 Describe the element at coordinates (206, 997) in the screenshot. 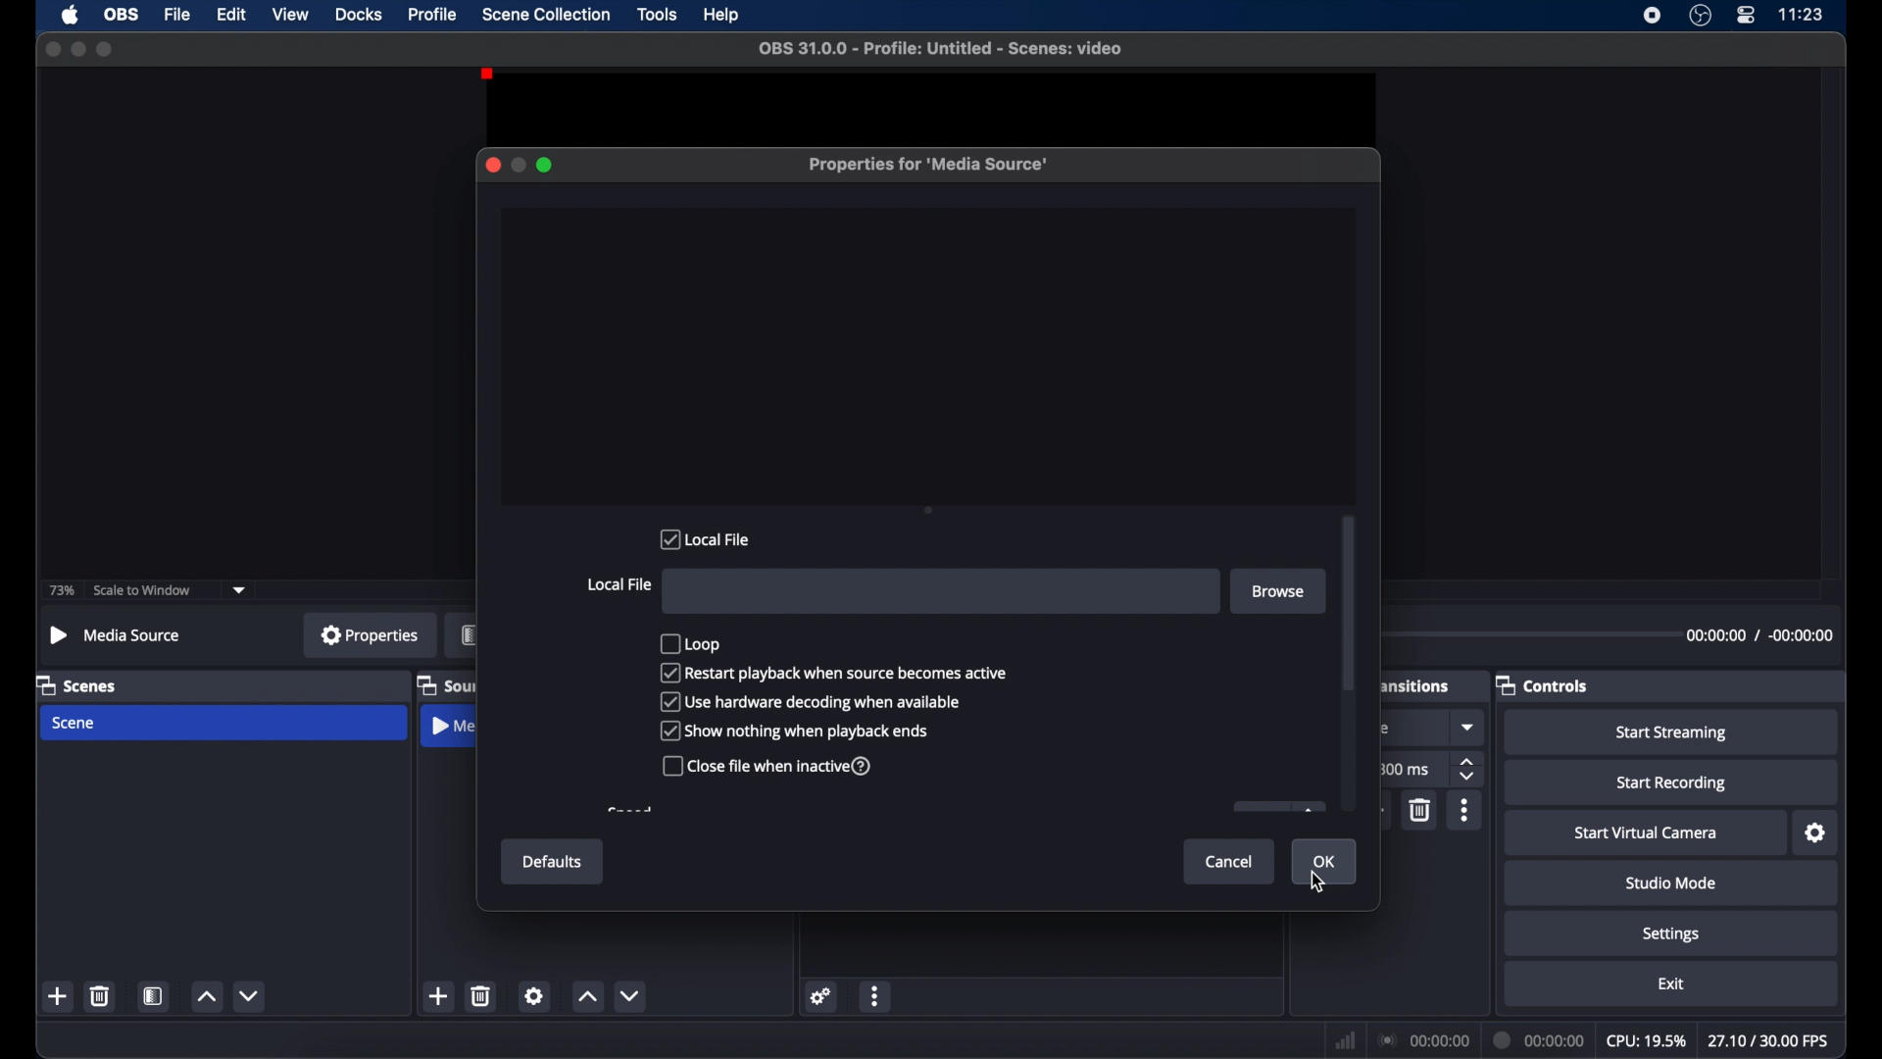

I see `increment` at that location.